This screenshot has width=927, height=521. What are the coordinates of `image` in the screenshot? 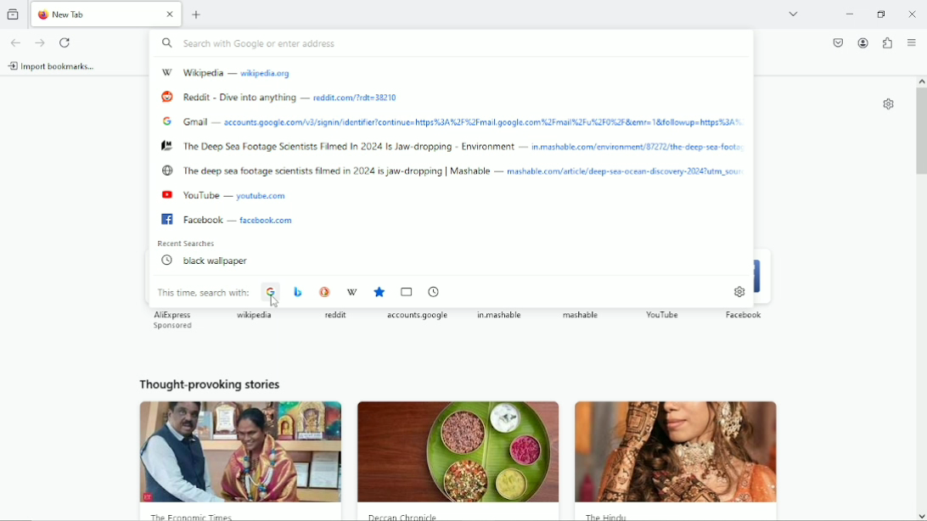 It's located at (458, 451).